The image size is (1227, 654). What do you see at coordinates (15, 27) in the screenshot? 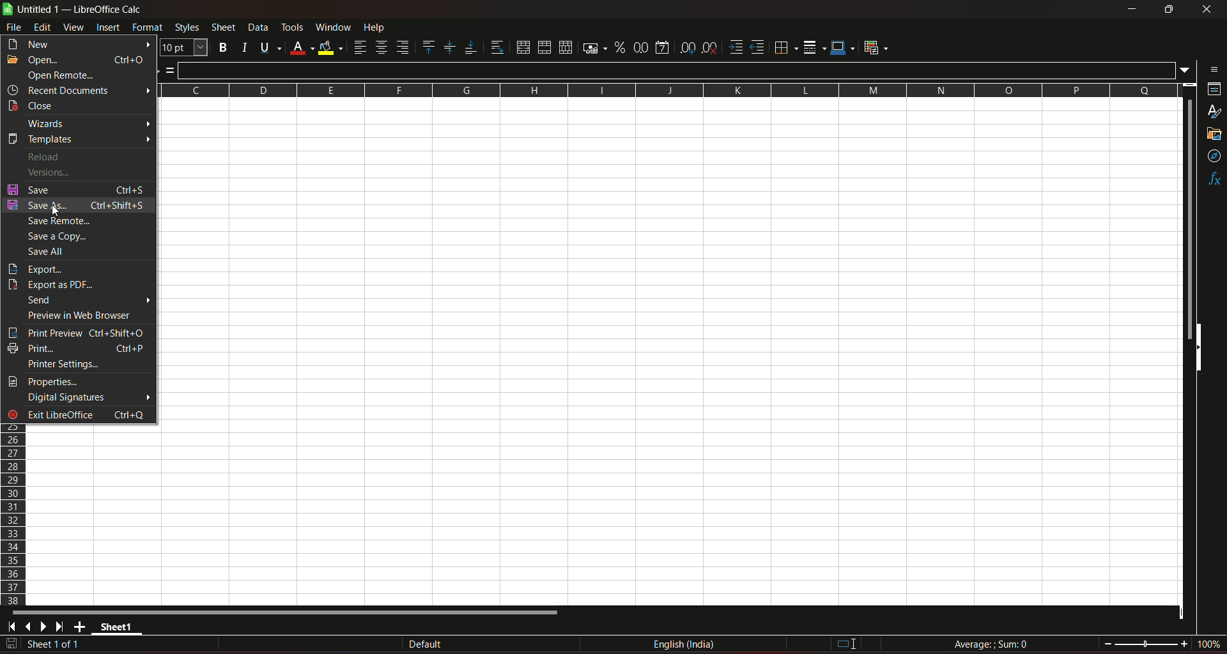
I see `file` at bounding box center [15, 27].